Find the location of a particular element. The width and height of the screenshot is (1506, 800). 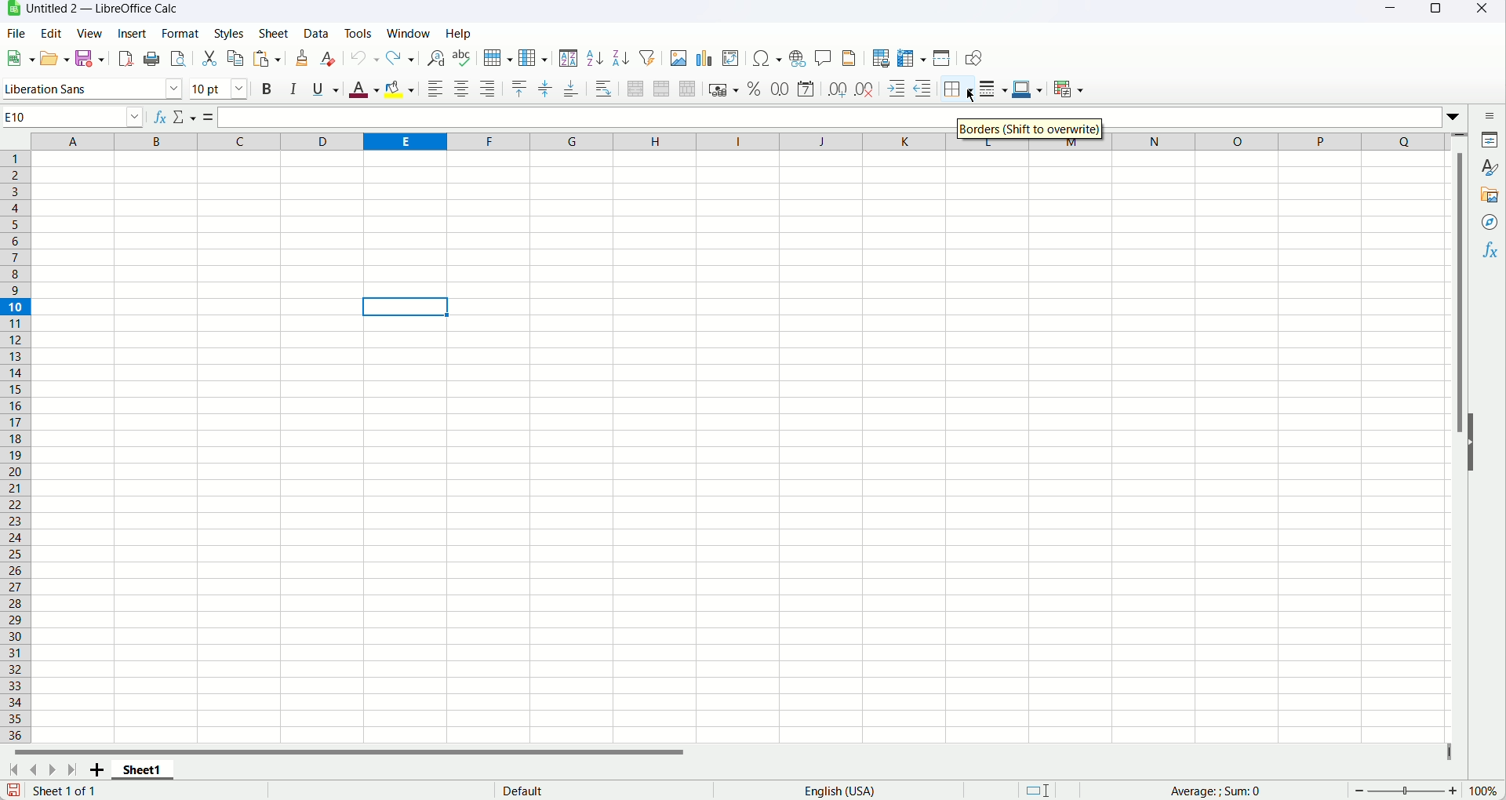

Align bottom is located at coordinates (572, 86).